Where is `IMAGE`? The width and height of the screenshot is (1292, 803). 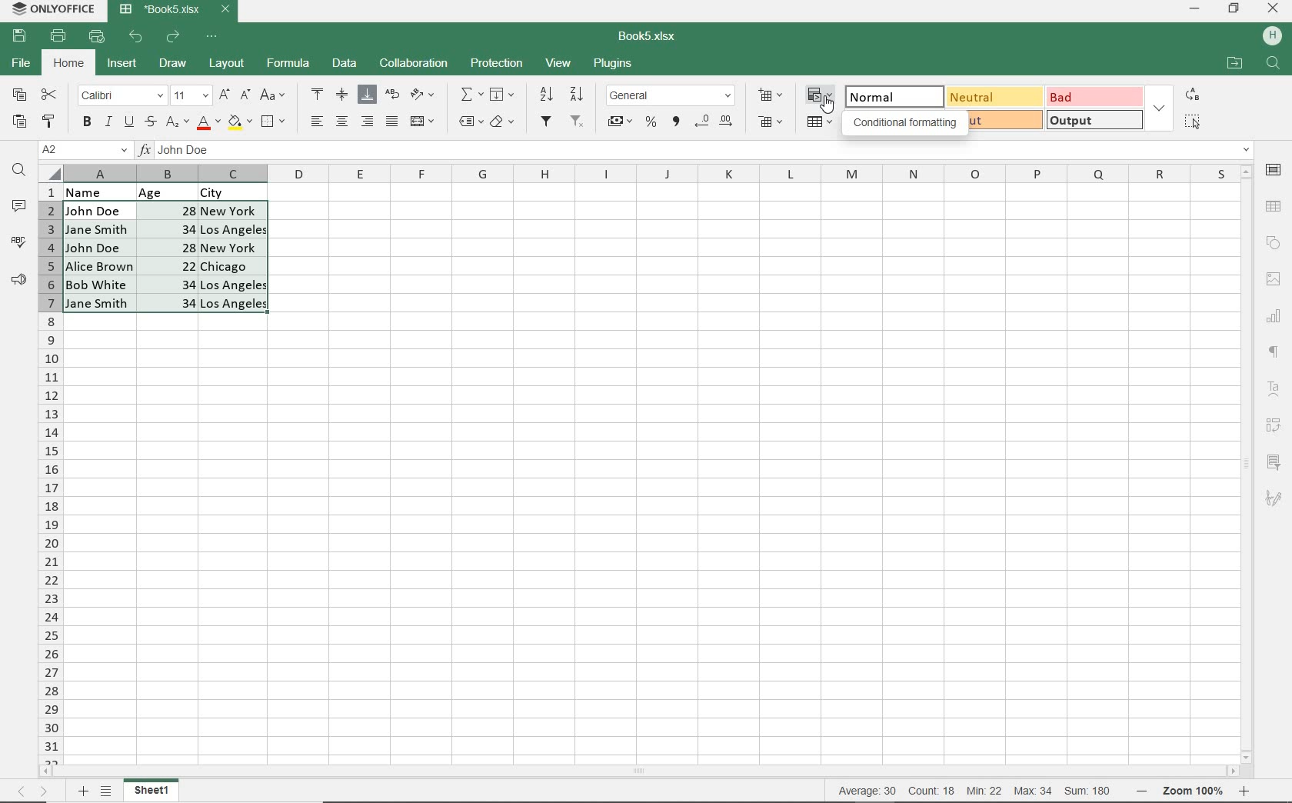 IMAGE is located at coordinates (1273, 279).